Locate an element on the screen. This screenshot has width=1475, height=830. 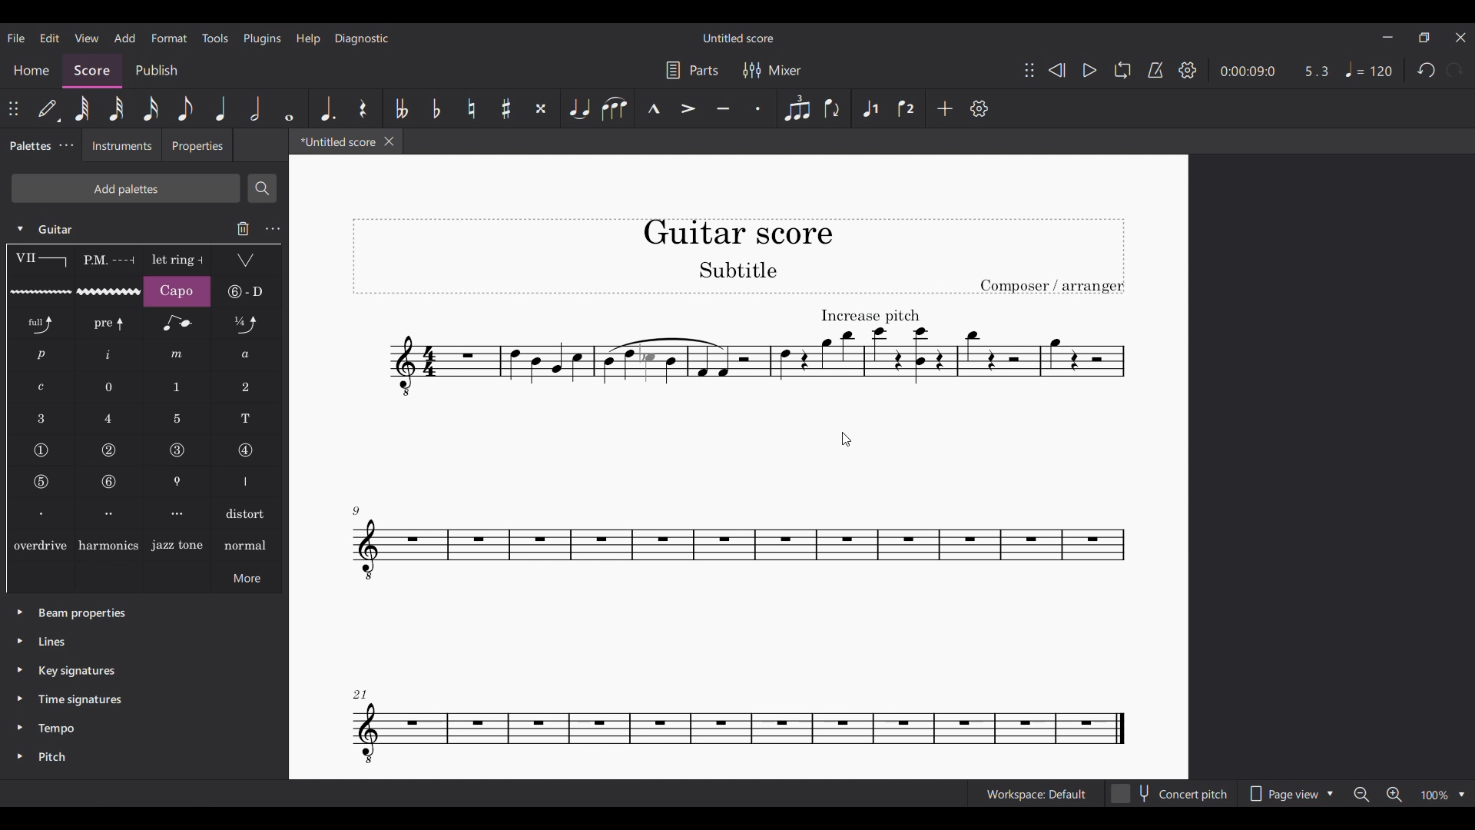
Guitar is located at coordinates (59, 229).